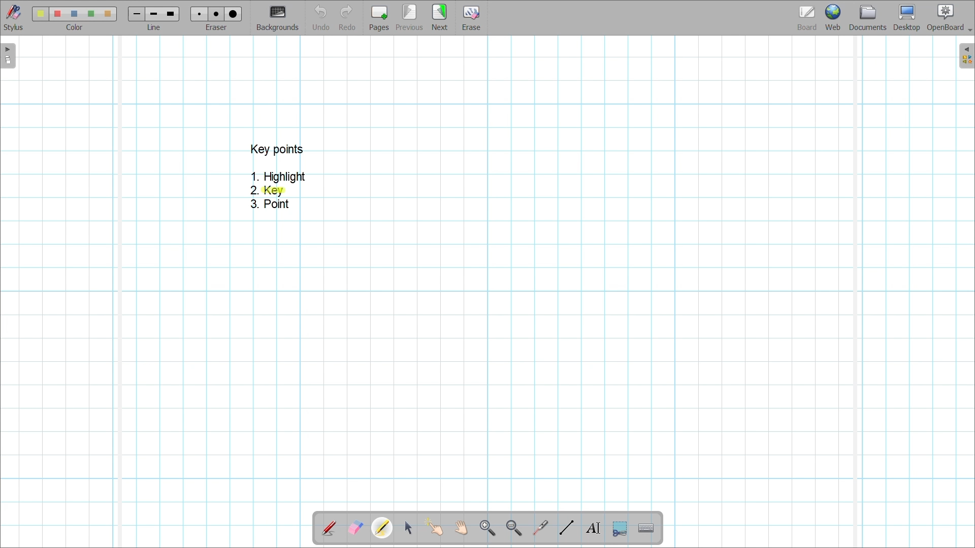 This screenshot has height=548, width=975. Describe the element at coordinates (8, 56) in the screenshot. I see `Left sidebar` at that location.